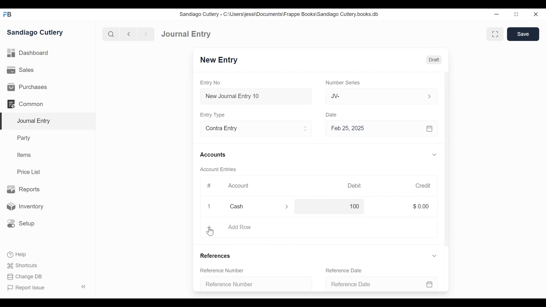 The width and height of the screenshot is (546, 307). I want to click on Feb 25, 2025, so click(382, 130).